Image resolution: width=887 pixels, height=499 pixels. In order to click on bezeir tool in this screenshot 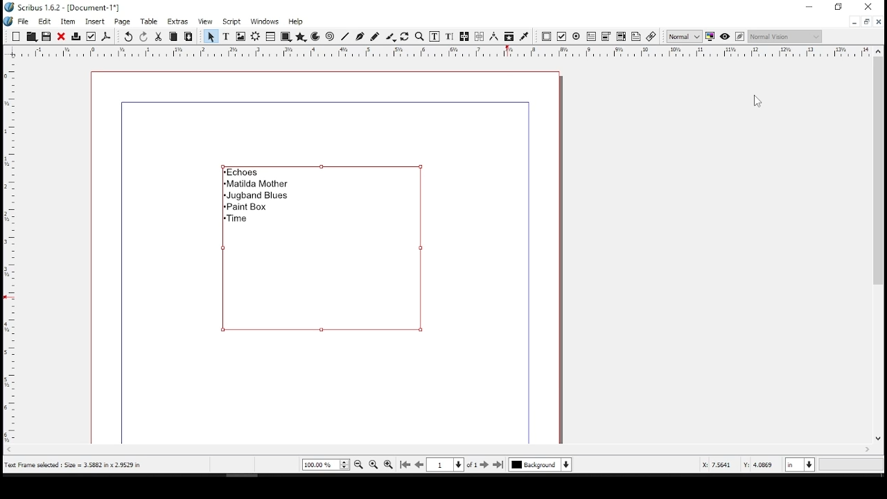, I will do `click(360, 37)`.